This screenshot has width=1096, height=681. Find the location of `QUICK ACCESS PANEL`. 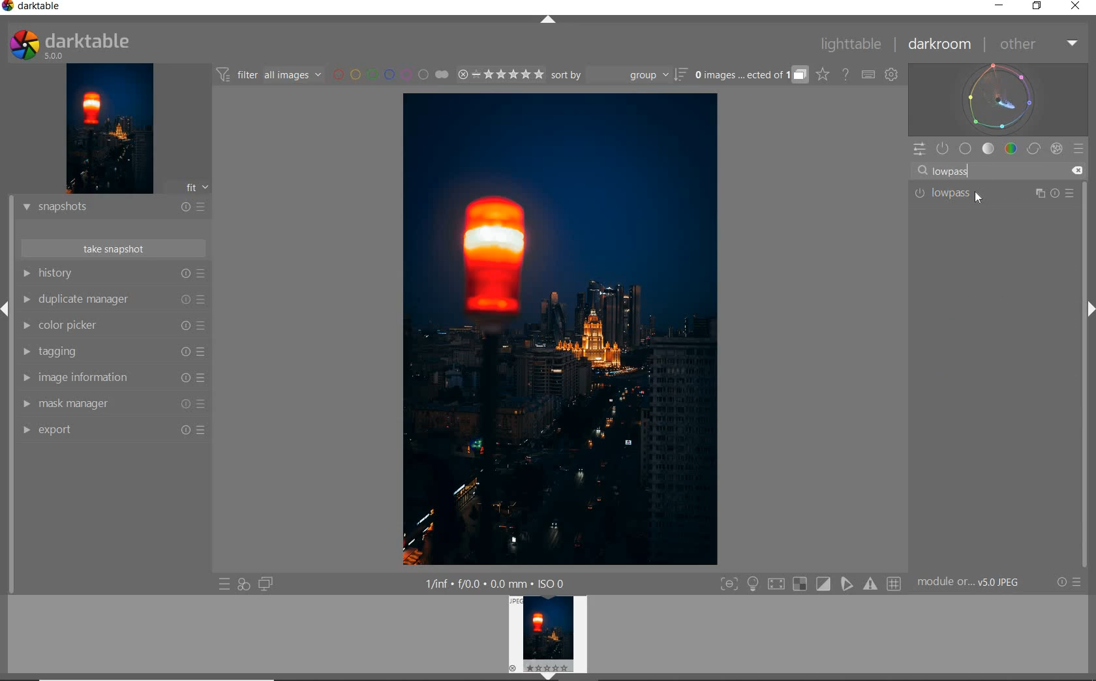

QUICK ACCESS PANEL is located at coordinates (919, 147).